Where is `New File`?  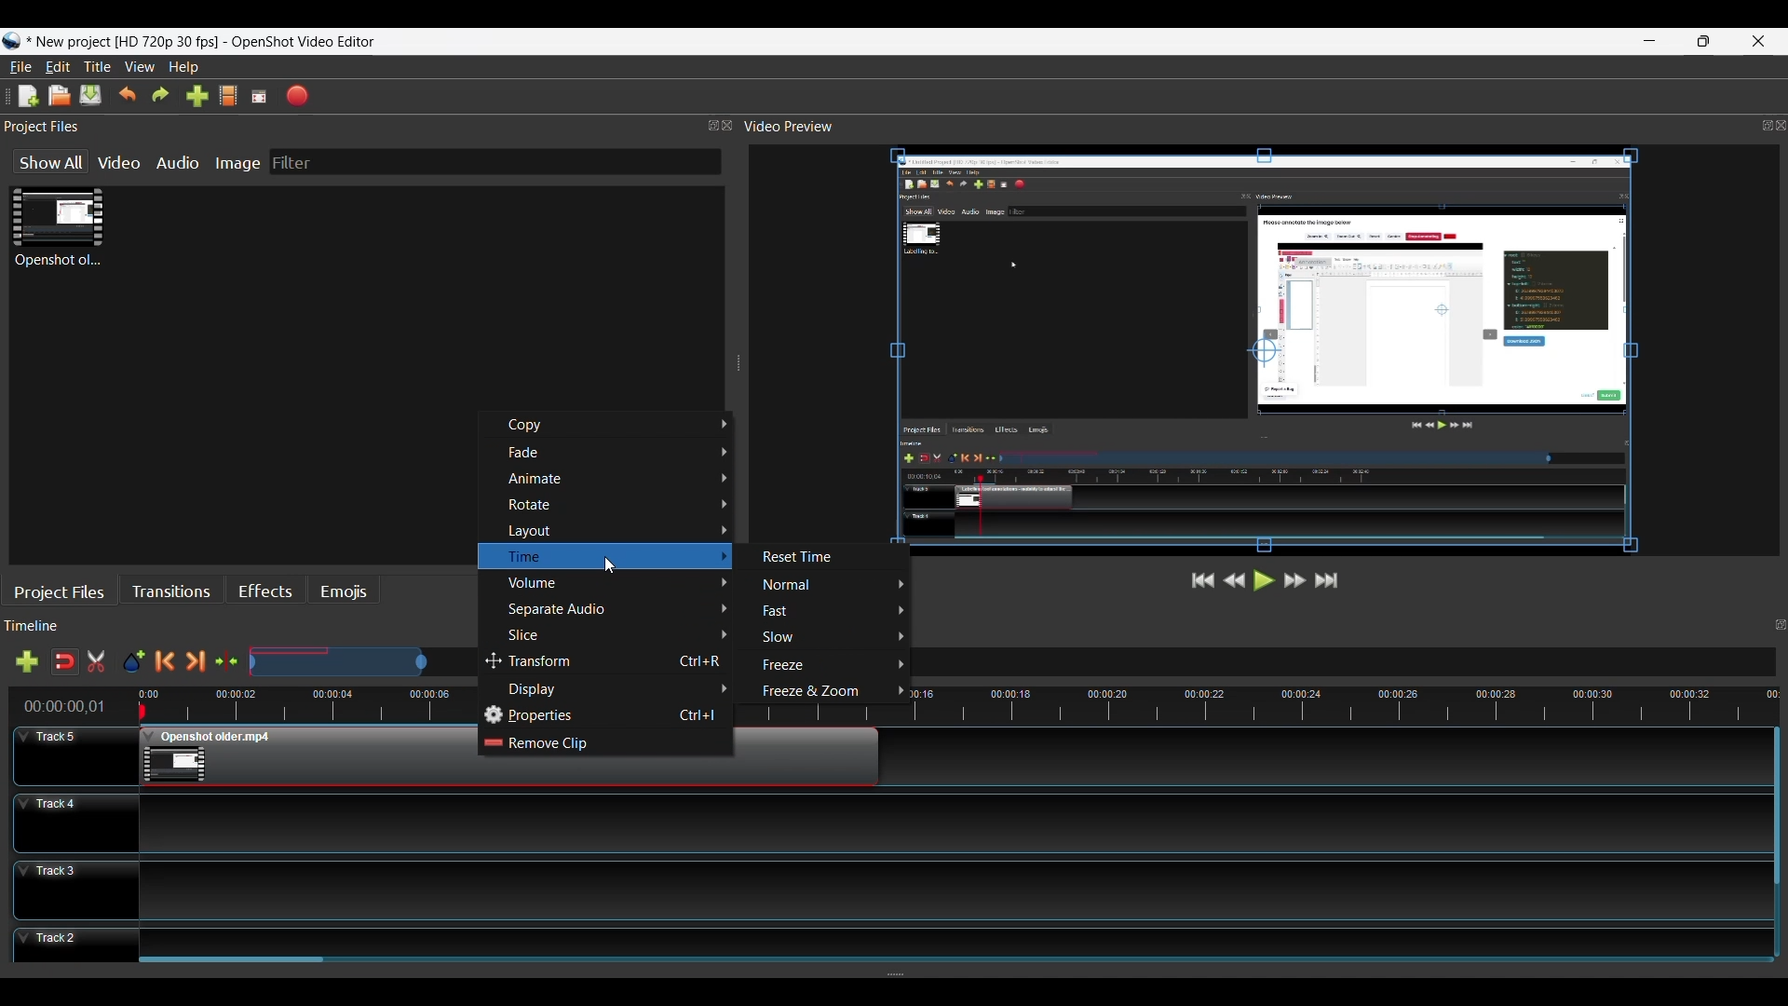 New File is located at coordinates (23, 96).